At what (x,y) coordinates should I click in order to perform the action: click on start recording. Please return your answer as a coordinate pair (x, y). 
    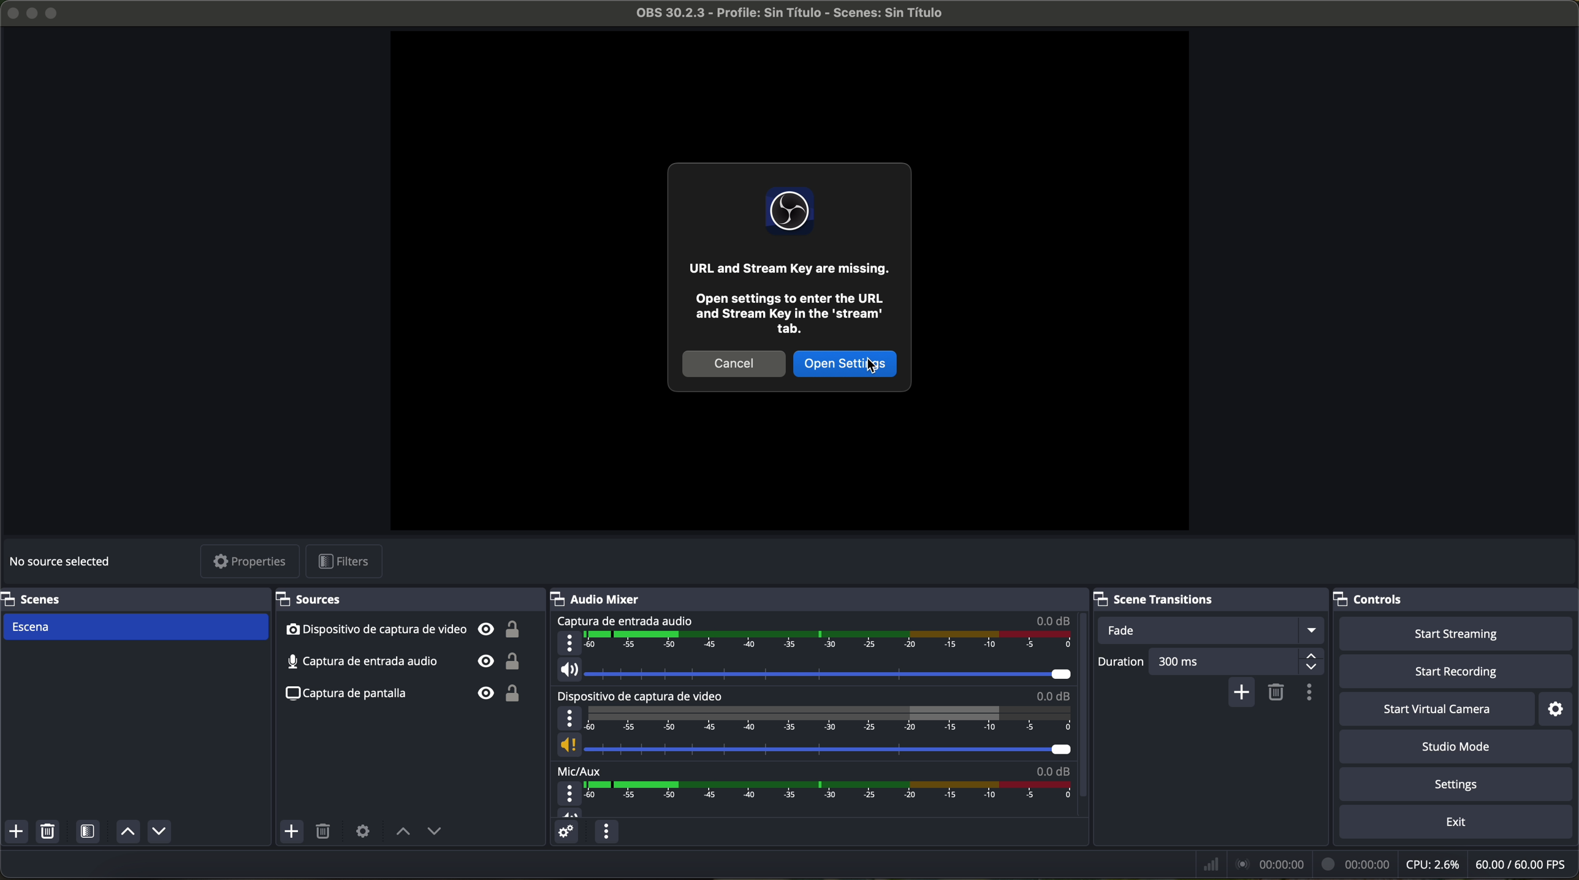
    Looking at the image, I should click on (1458, 673).